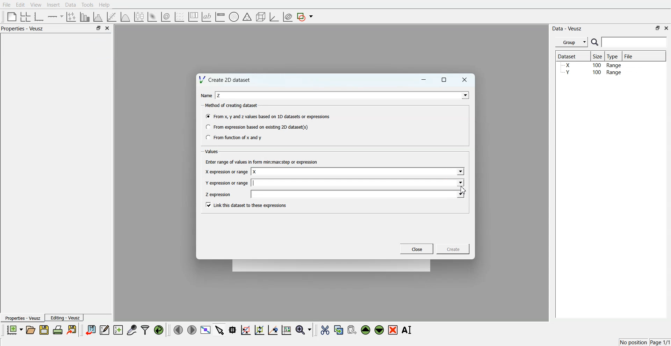 This screenshot has width=671, height=346. What do you see at coordinates (192, 329) in the screenshot?
I see `Move to the next page` at bounding box center [192, 329].